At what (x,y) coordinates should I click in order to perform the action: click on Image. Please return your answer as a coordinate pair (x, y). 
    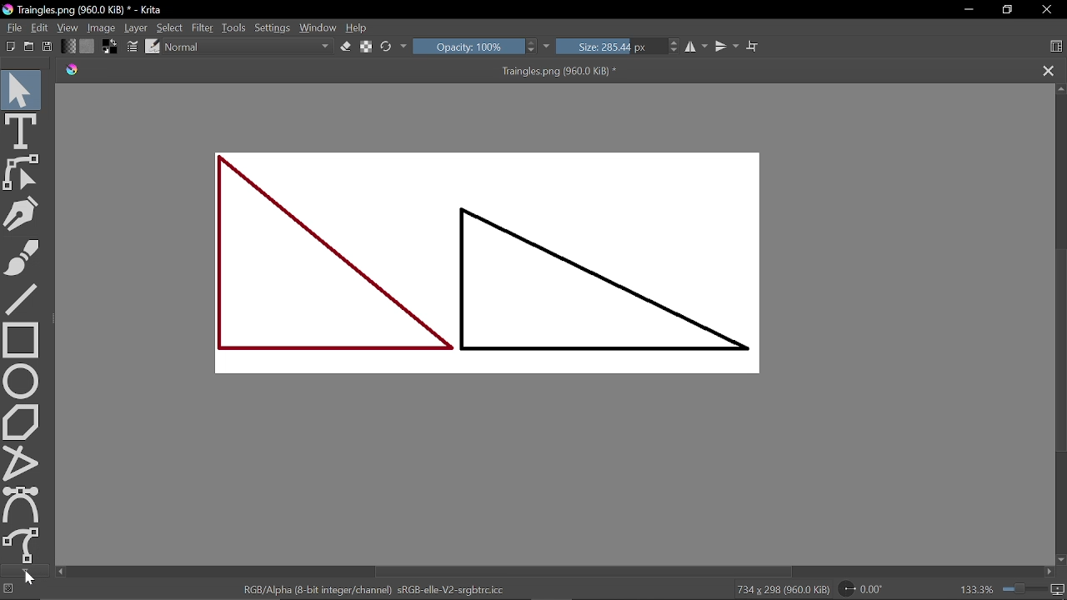
    Looking at the image, I should click on (102, 27).